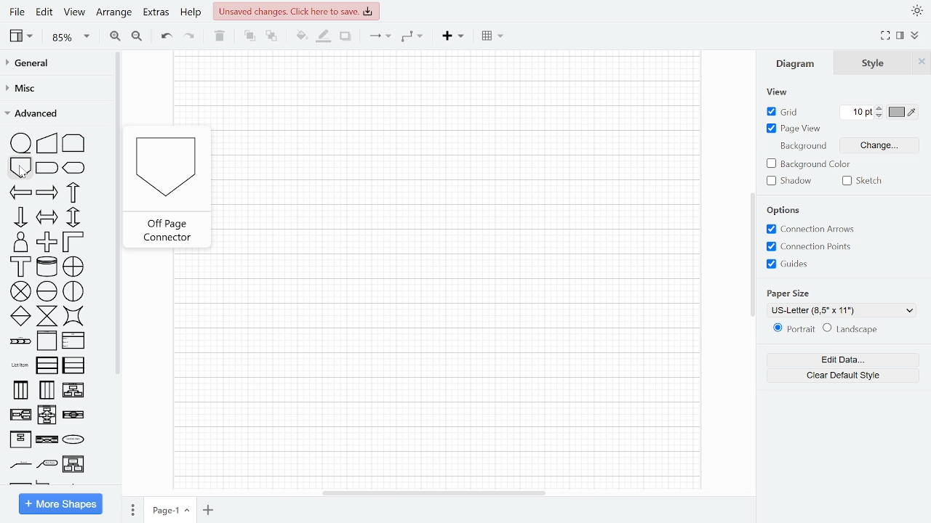 The width and height of the screenshot is (931, 523). What do you see at coordinates (219, 37) in the screenshot?
I see `Delete` at bounding box center [219, 37].